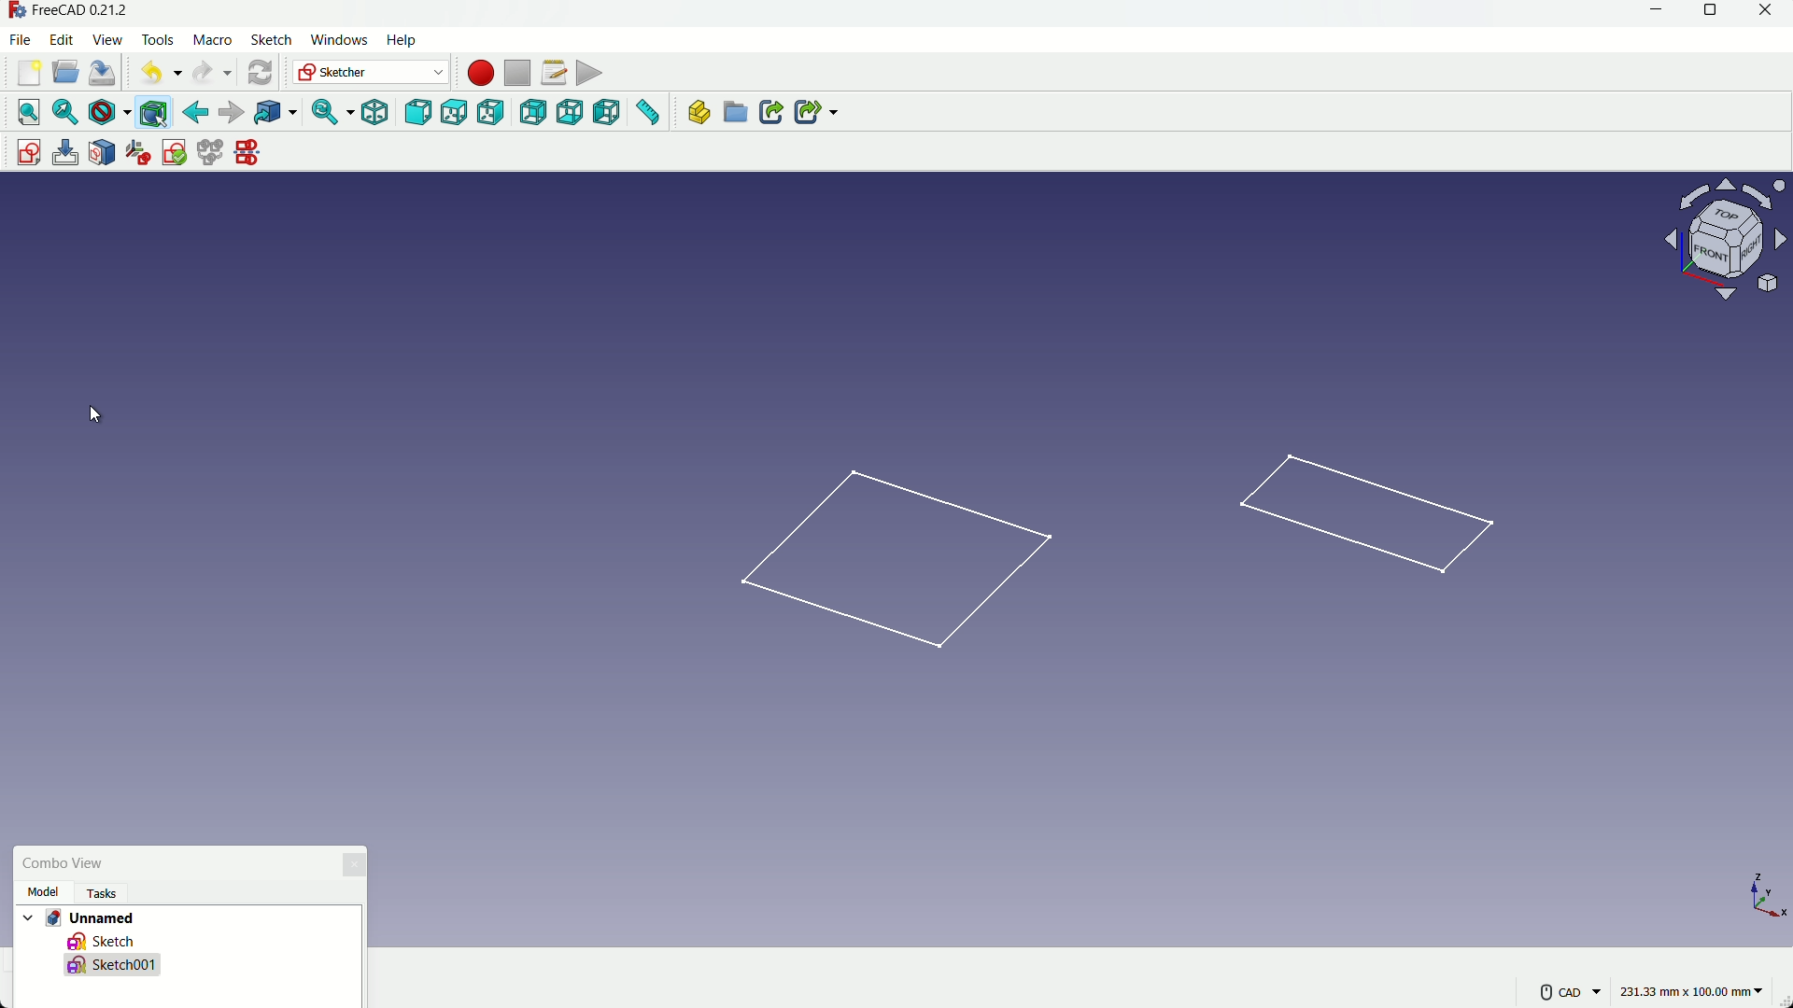  What do you see at coordinates (898, 554) in the screenshot?
I see `first sketch` at bounding box center [898, 554].